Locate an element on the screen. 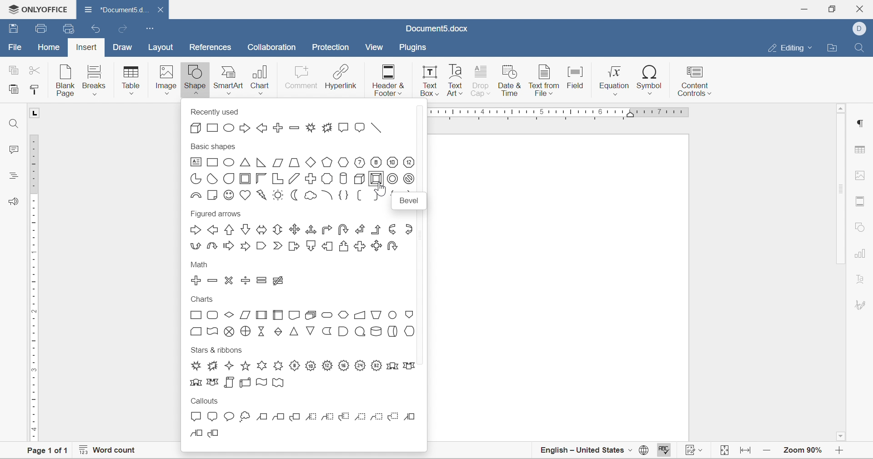 The width and height of the screenshot is (873, 459). comment is located at coordinates (302, 76).